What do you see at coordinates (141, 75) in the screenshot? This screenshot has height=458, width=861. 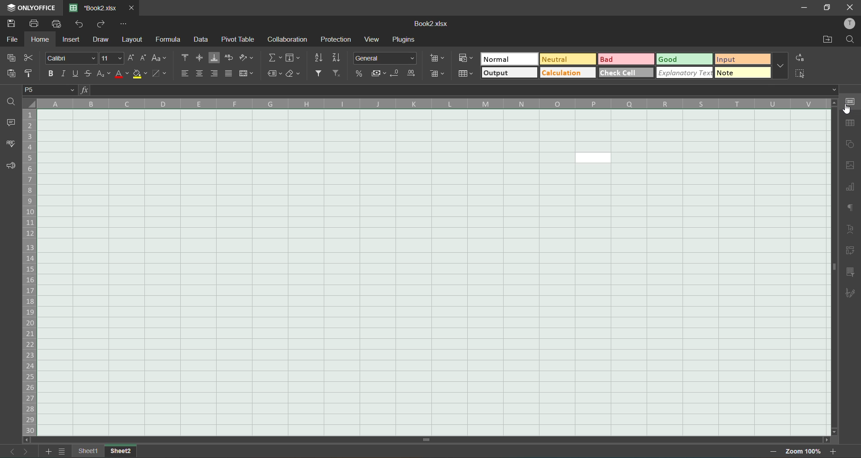 I see `fill  color` at bounding box center [141, 75].